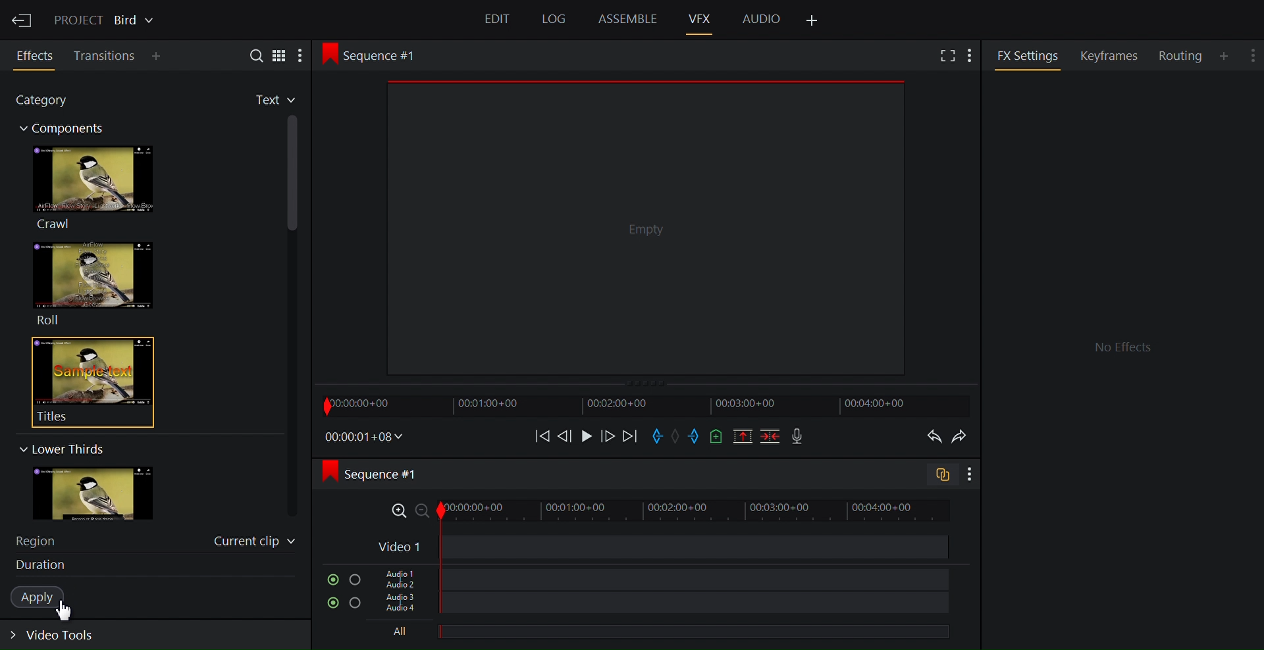 This screenshot has height=650, width=1264. What do you see at coordinates (701, 18) in the screenshot?
I see `VFX` at bounding box center [701, 18].